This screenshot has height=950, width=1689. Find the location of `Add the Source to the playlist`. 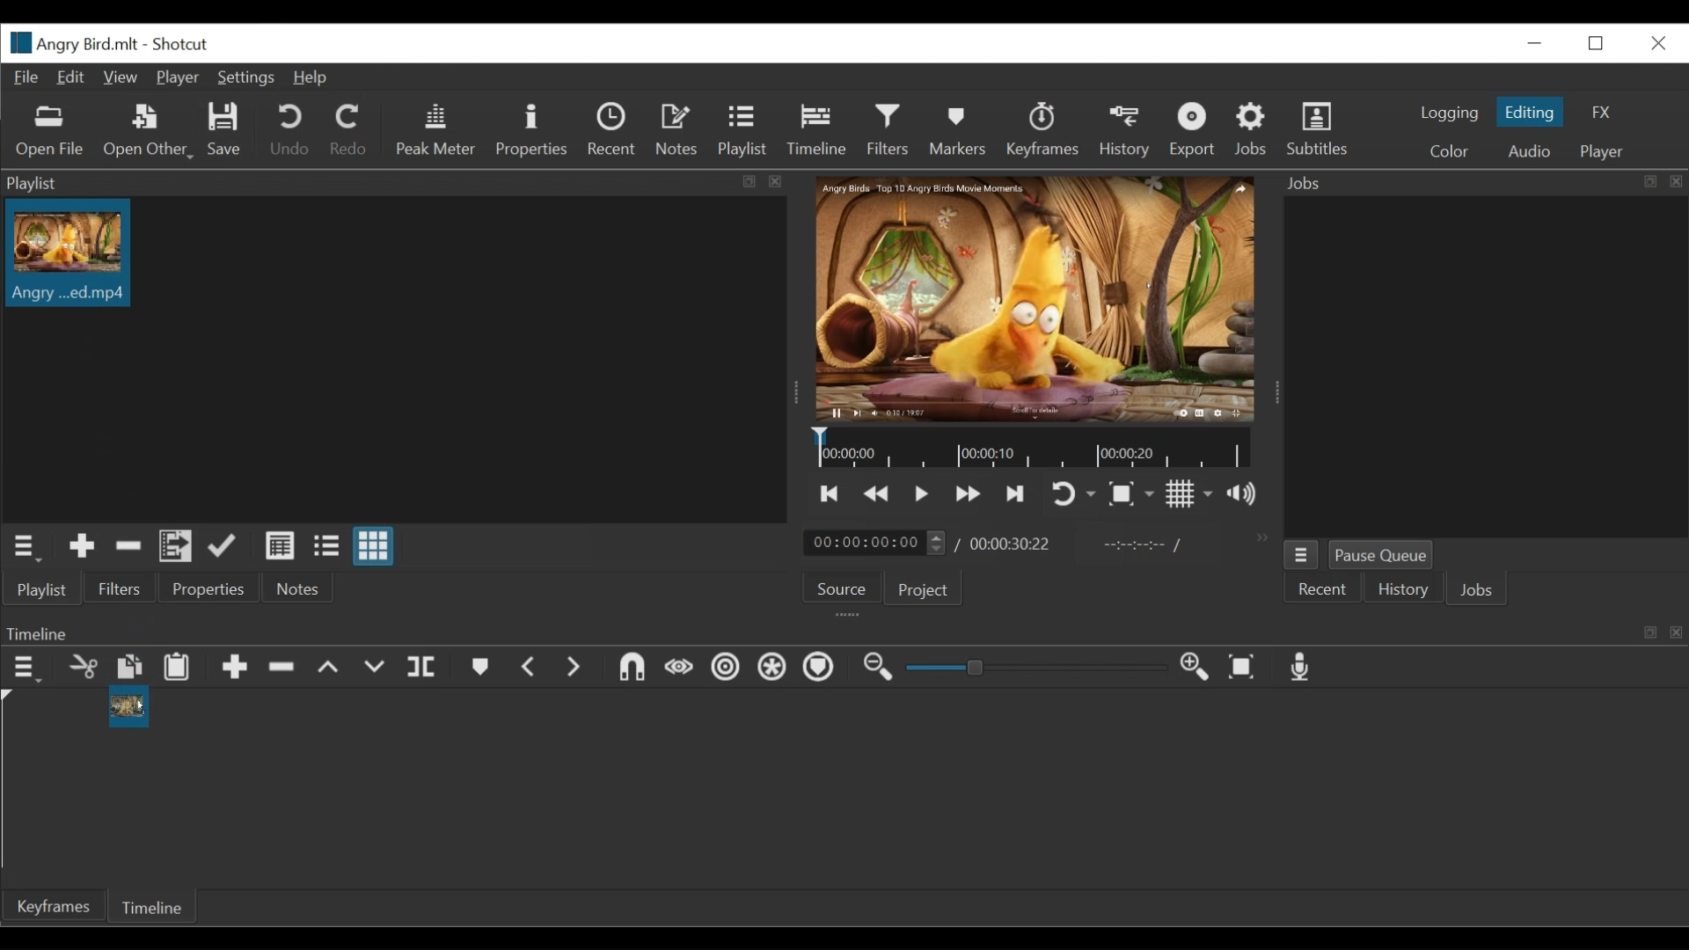

Add the Source to the playlist is located at coordinates (81, 546).